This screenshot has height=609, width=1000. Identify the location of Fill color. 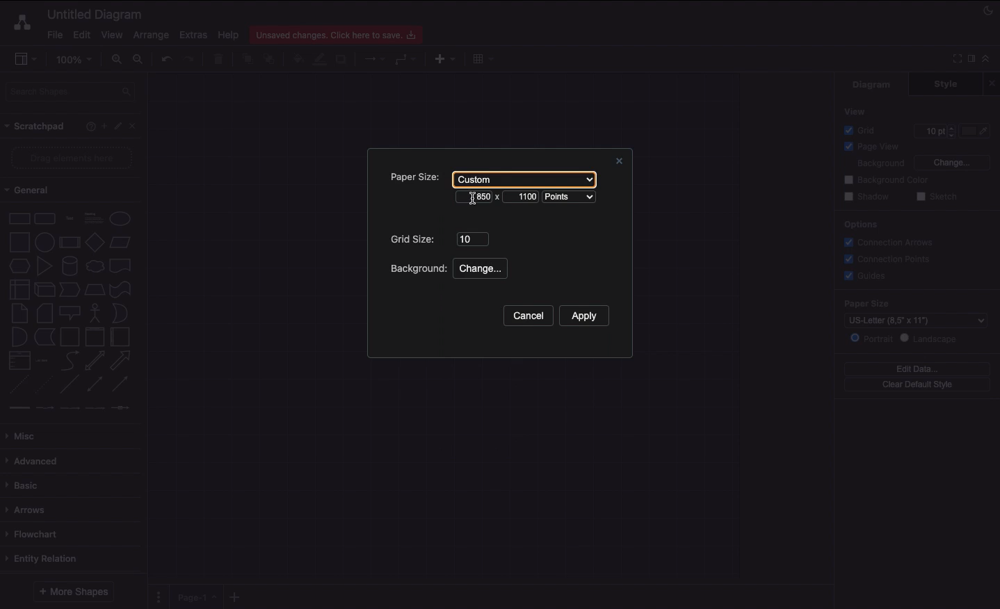
(297, 60).